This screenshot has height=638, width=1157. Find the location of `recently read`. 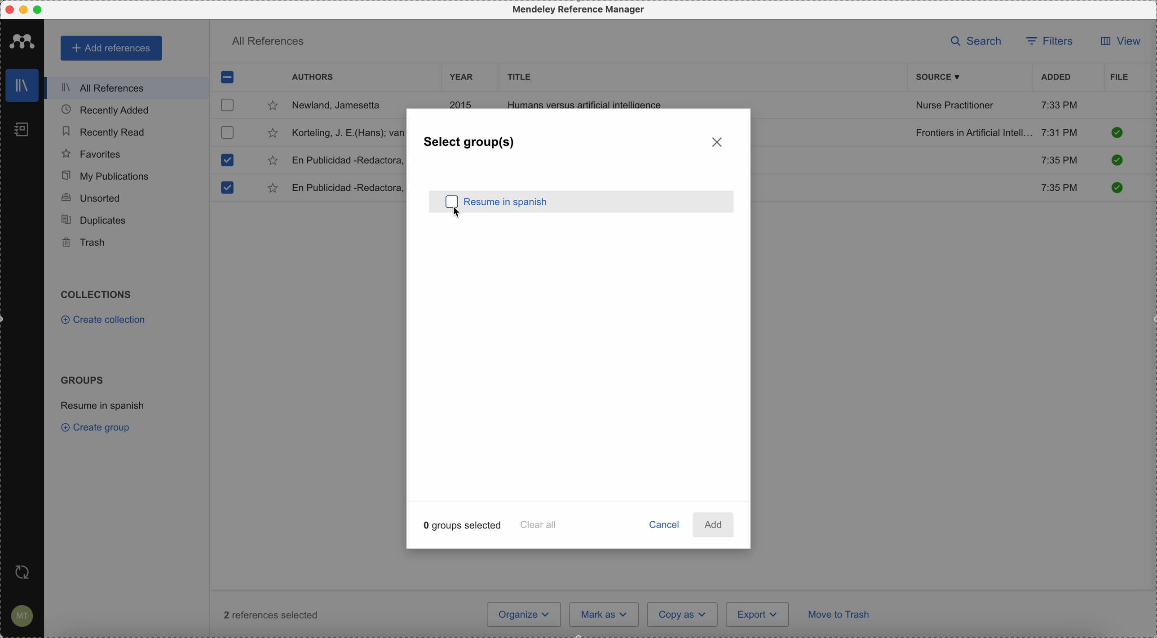

recently read is located at coordinates (103, 130).